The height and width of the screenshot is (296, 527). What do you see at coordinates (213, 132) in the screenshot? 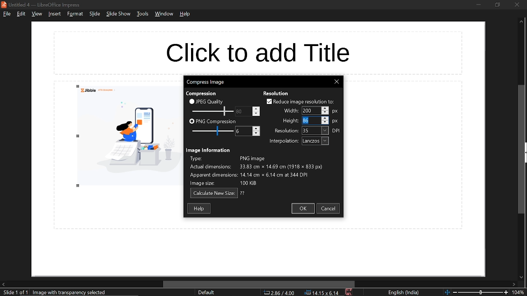
I see `JPEG quality scale` at bounding box center [213, 132].